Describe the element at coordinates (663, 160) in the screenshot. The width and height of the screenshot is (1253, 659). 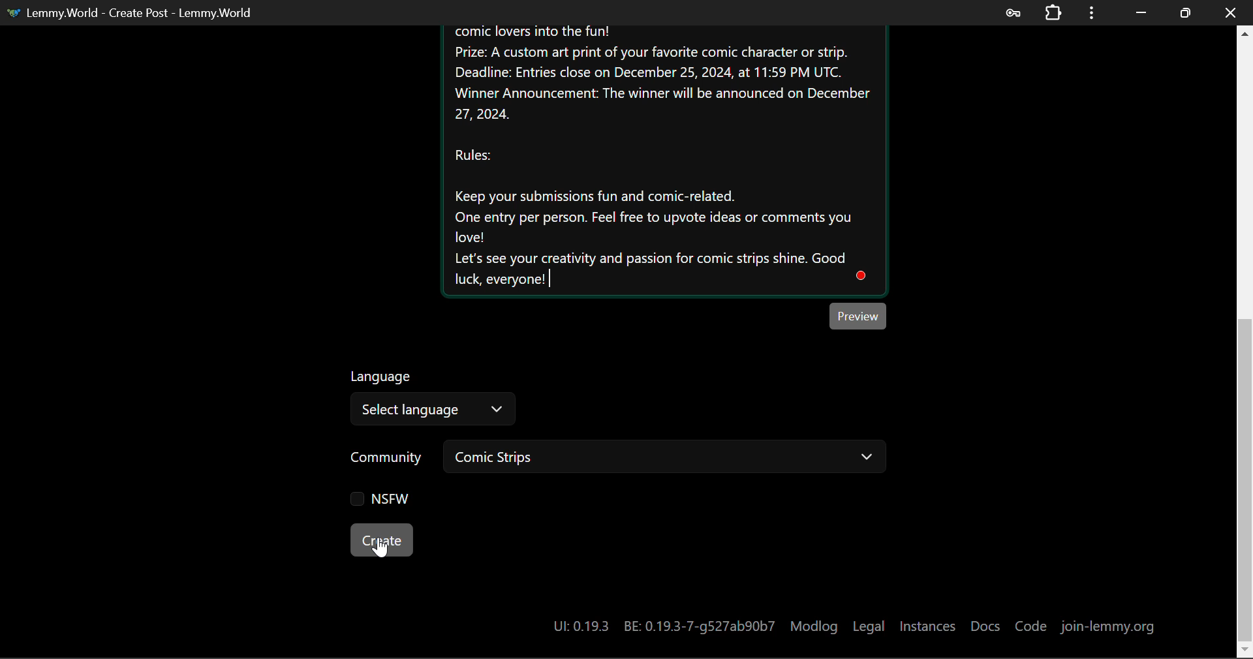
I see `Hey Comic Strips Community!To celebrate our shared love for all things comics, we're hosting a special giveaway. Here's how you can enter: Comment below with: Your favorite comic strip of all time ORA comic strip idea you'd love to see created. Optional Bonus Entry: Share this post with your friends to bring morecomic lovers into the fun! Prize: A custom art print of your favorite comic character or strip. Deadline: Entries close on December 25, 2024, at 11:59 PM UTC. Winner Announcement: The winner will be announced on December 27, 2024. Rules:Keep your submissions fun and comic-related. One entry per person. Feel free to upvote ideas or comments youlove! Let's see your creativity and passion for comic strips shine. Goodluck, everyone!` at that location.